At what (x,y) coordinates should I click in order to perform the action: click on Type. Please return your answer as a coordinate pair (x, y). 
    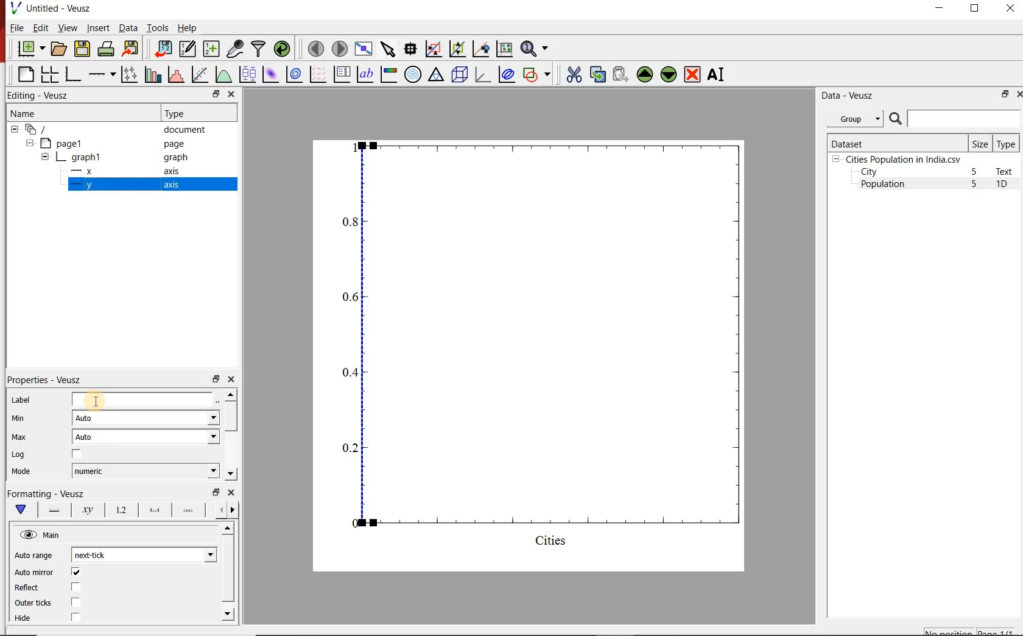
    Looking at the image, I should click on (1007, 143).